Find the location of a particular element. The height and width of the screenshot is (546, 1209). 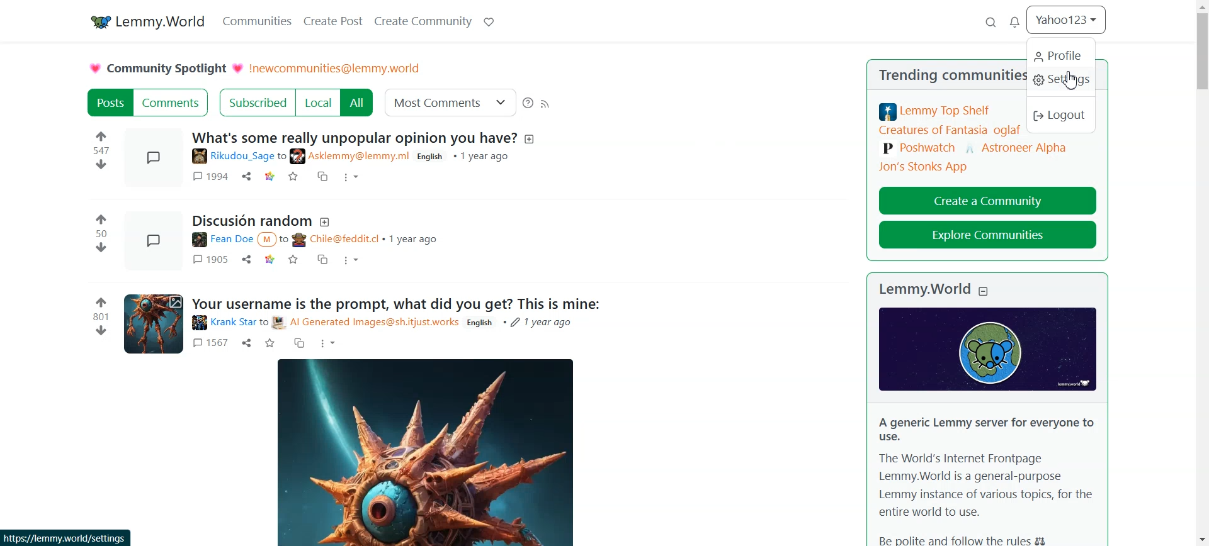

cross post is located at coordinates (324, 176).